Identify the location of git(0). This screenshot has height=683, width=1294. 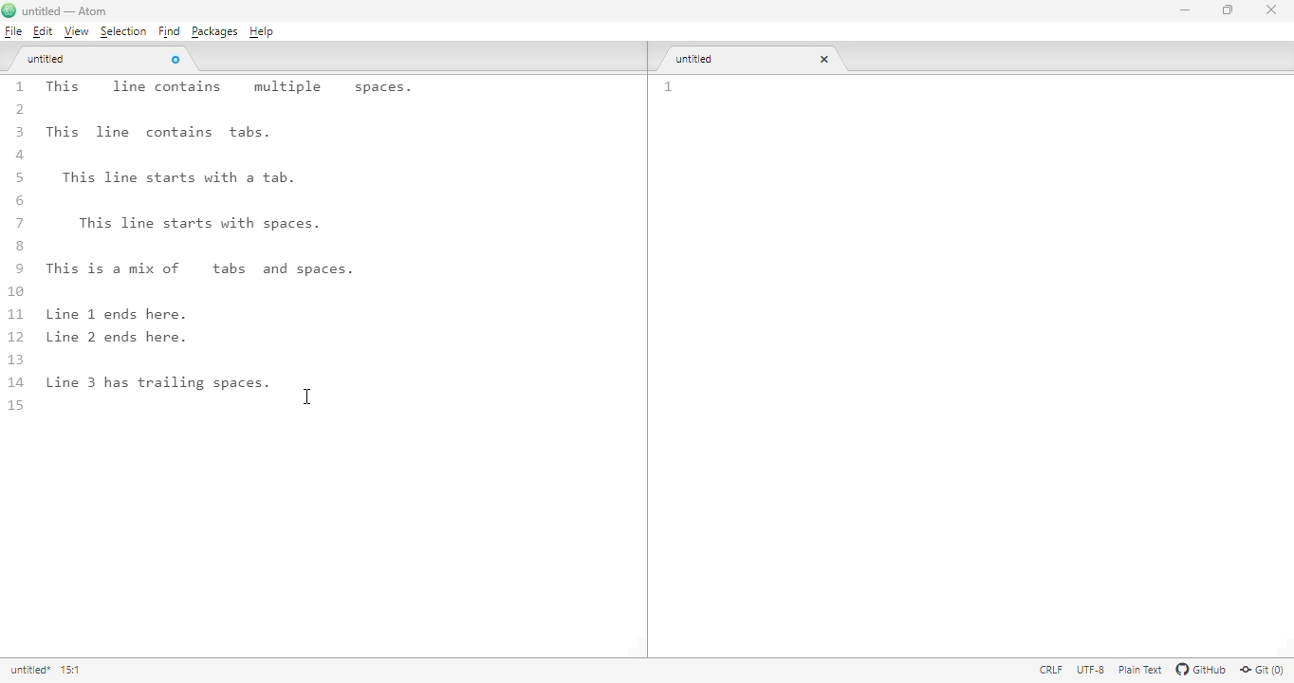
(1262, 671).